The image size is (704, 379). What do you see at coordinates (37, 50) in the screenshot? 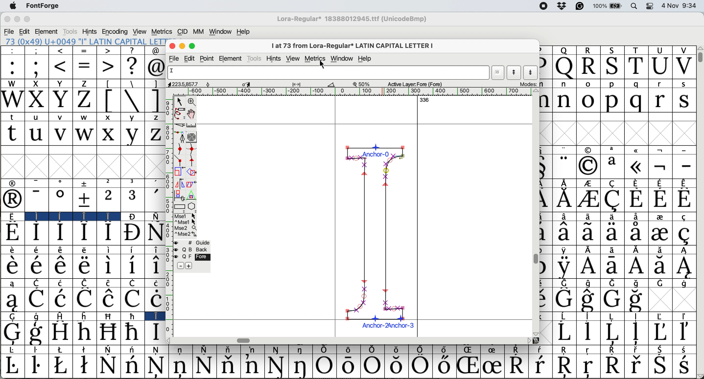
I see `;` at bounding box center [37, 50].